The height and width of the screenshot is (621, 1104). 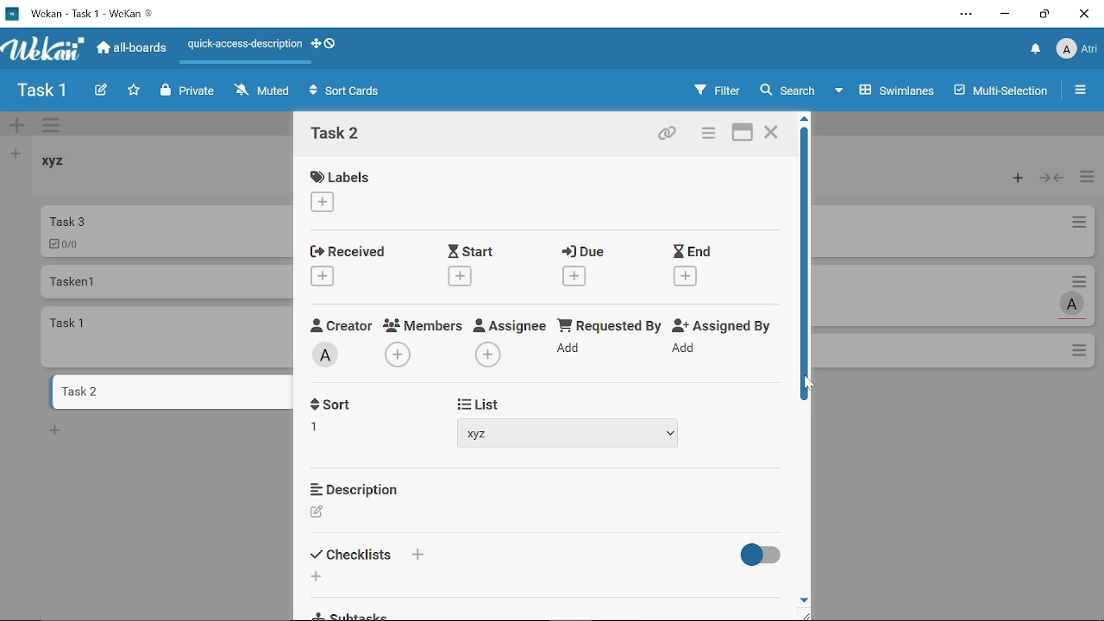 What do you see at coordinates (166, 281) in the screenshot?
I see `Card named "Tasken 1"` at bounding box center [166, 281].